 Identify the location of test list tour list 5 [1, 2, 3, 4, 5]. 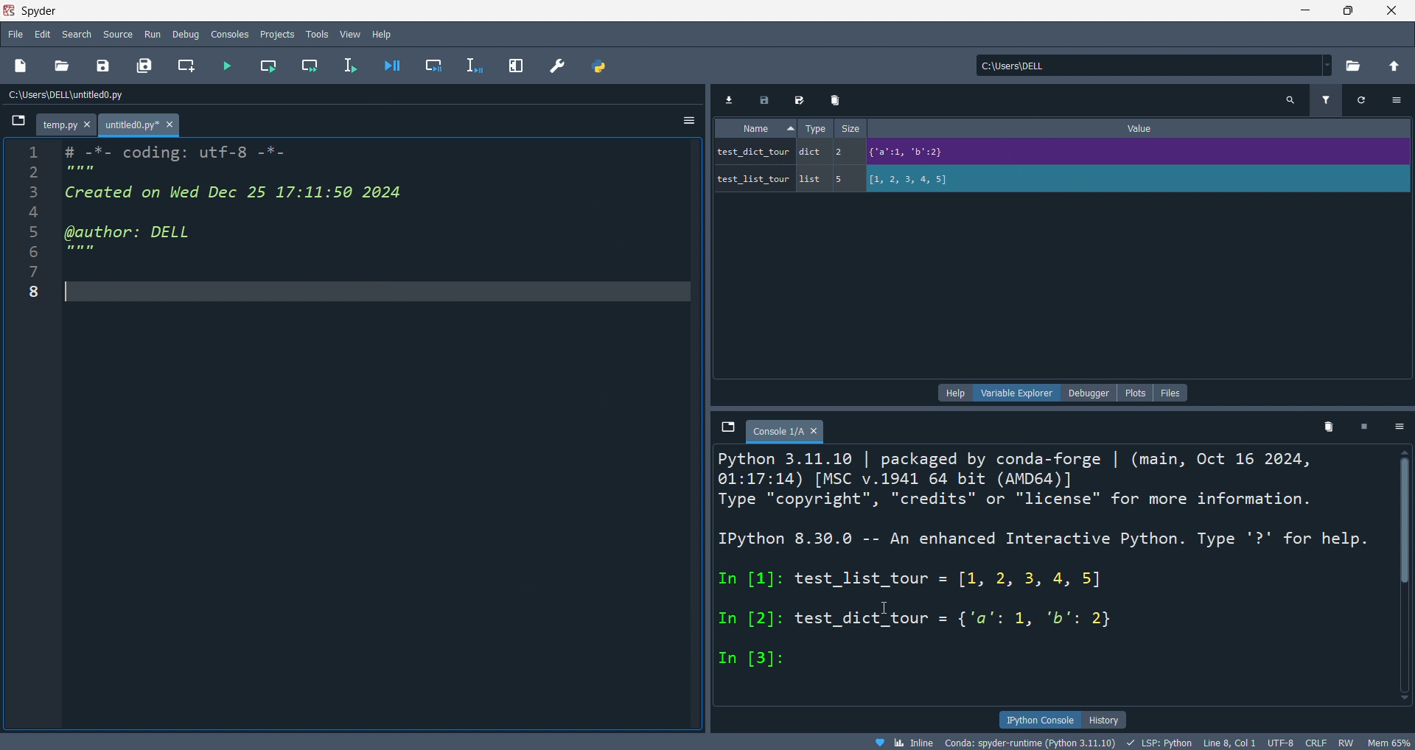
(875, 177).